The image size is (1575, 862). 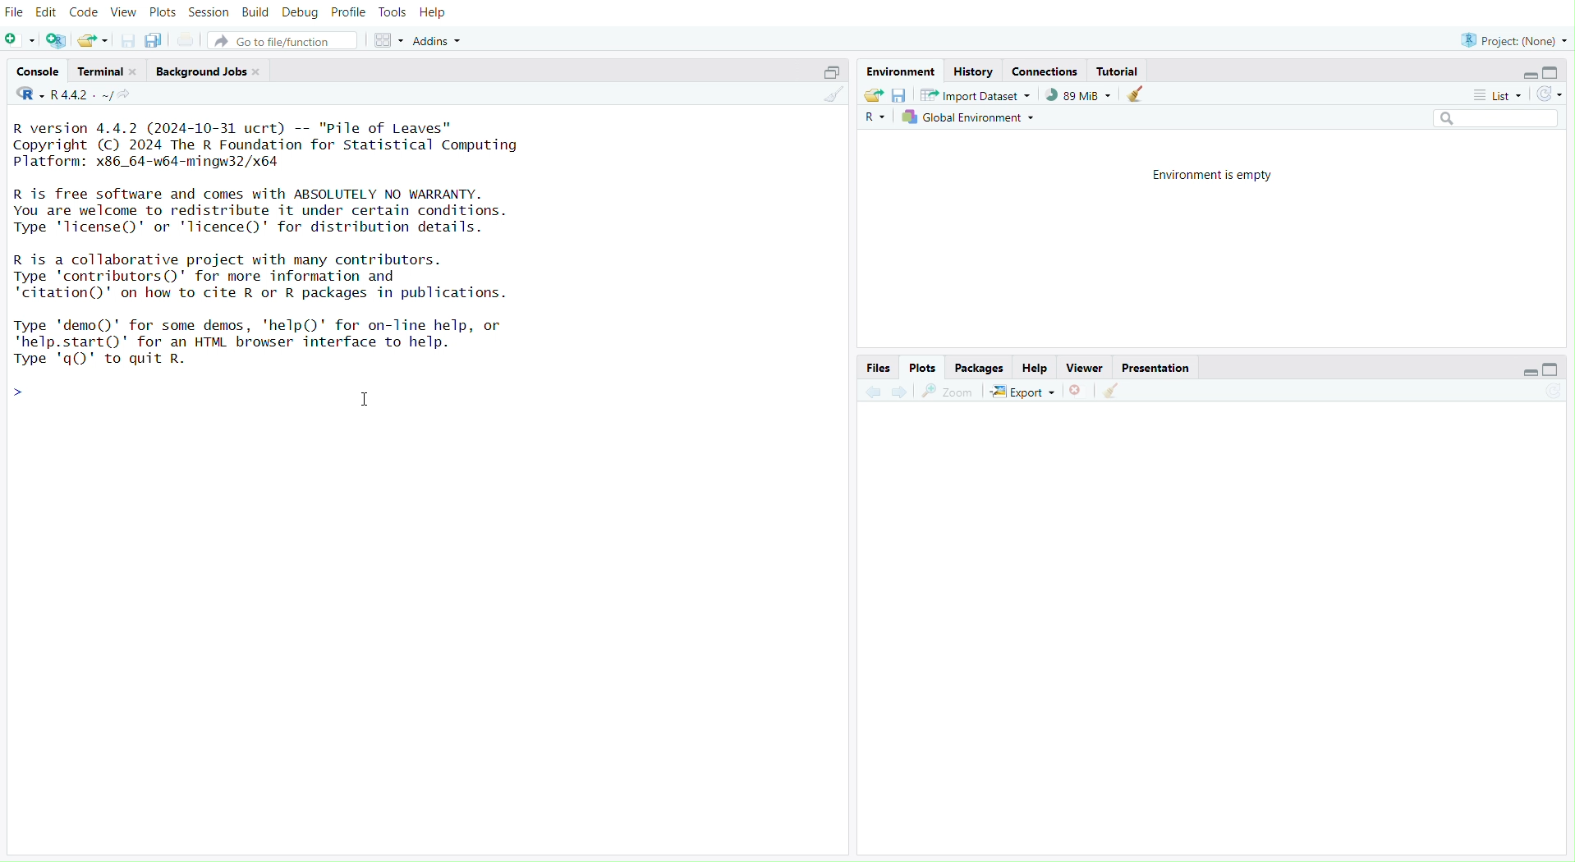 I want to click on Help, so click(x=437, y=11).